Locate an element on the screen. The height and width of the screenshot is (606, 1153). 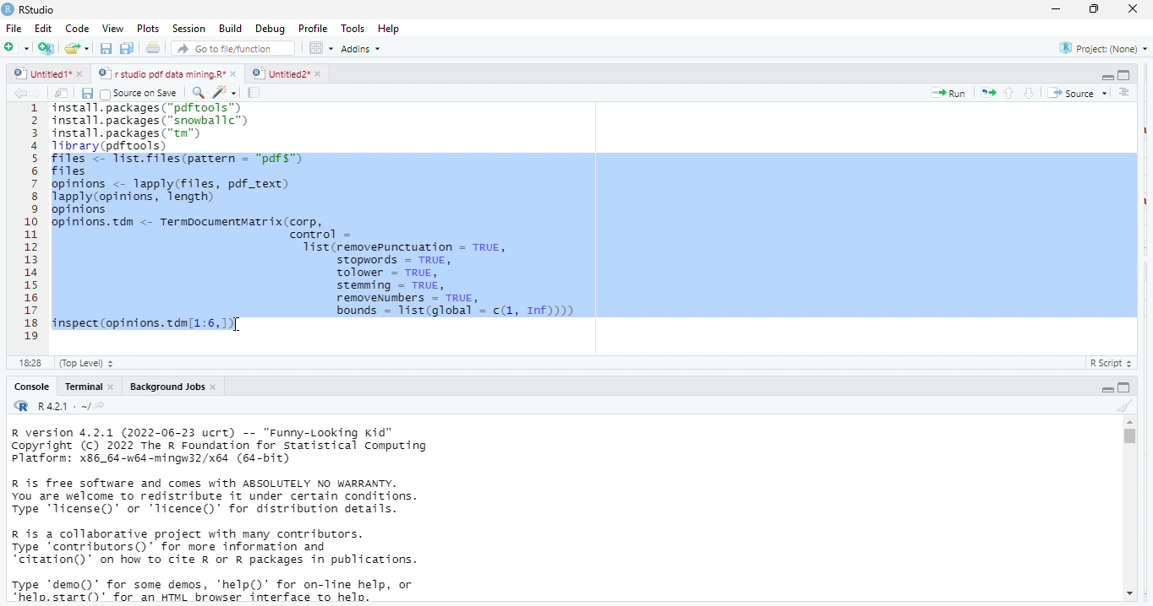
save current is located at coordinates (88, 92).